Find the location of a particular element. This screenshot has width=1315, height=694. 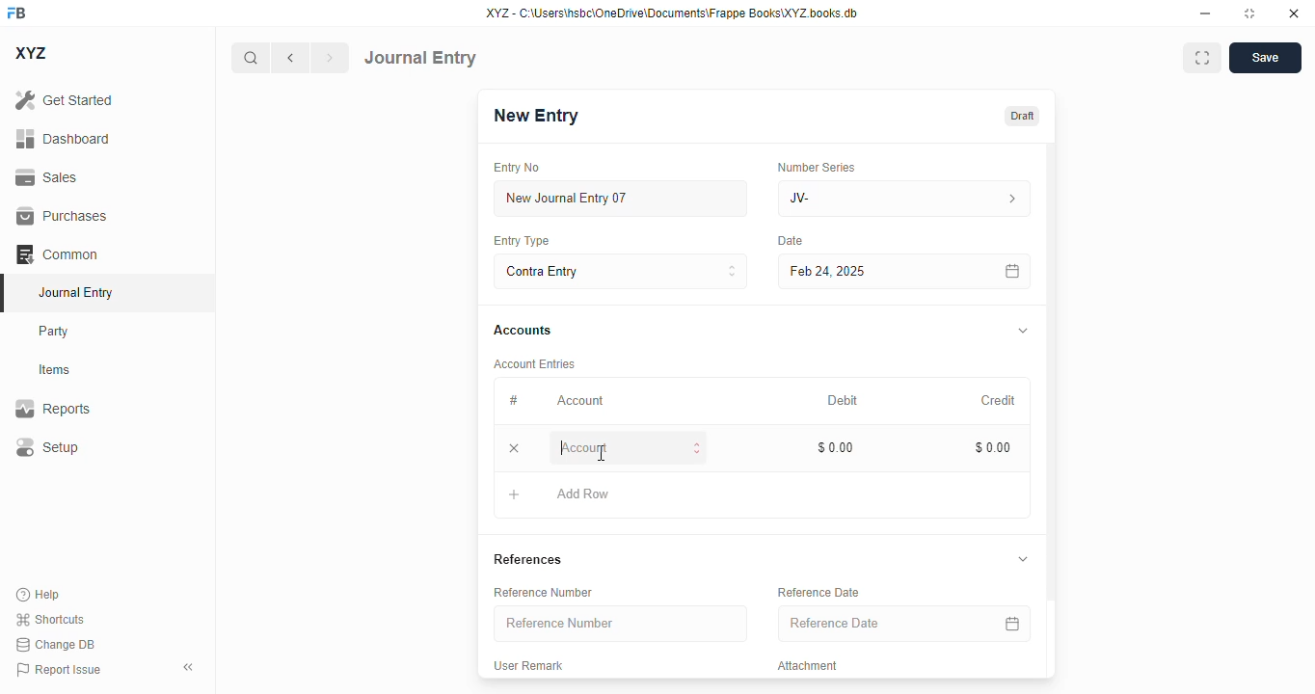

toggle sidebar is located at coordinates (190, 667).